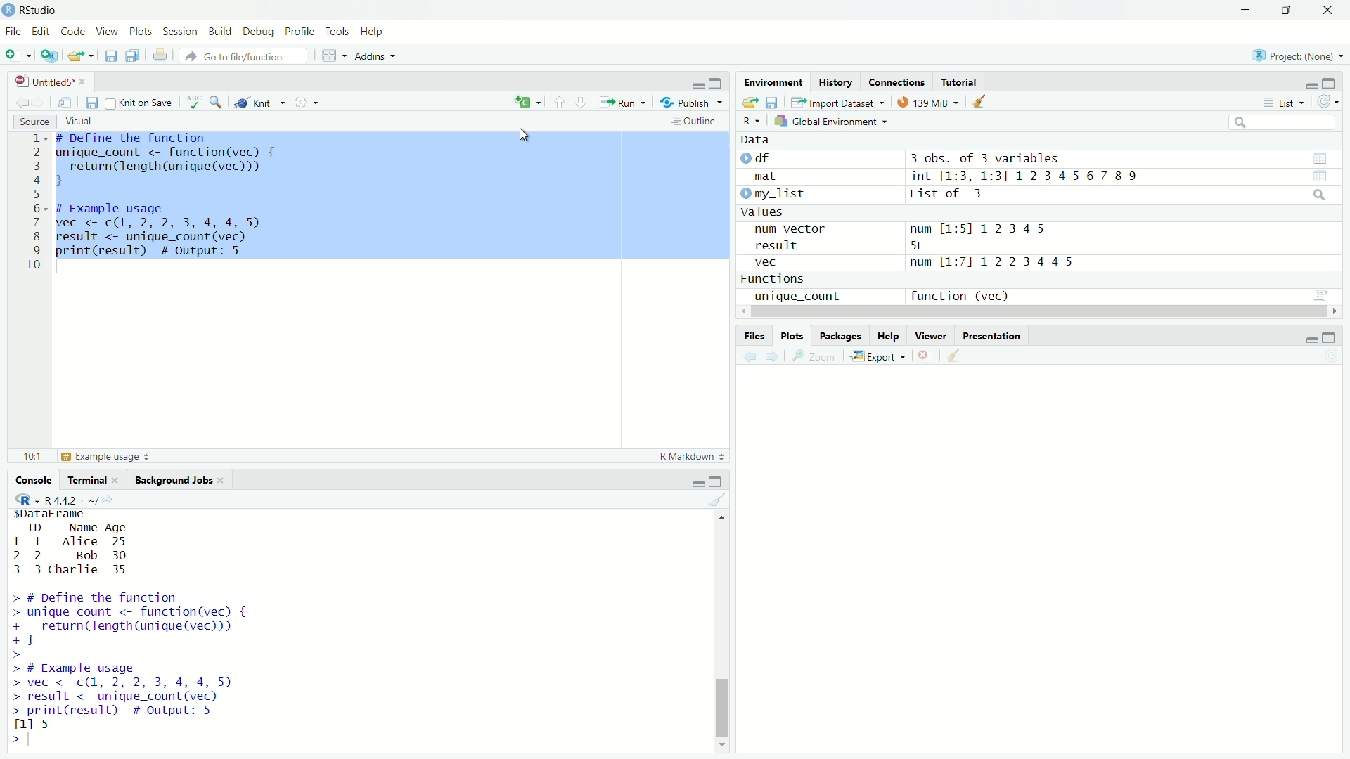  What do you see at coordinates (31, 457) in the screenshot?
I see `10:1` at bounding box center [31, 457].